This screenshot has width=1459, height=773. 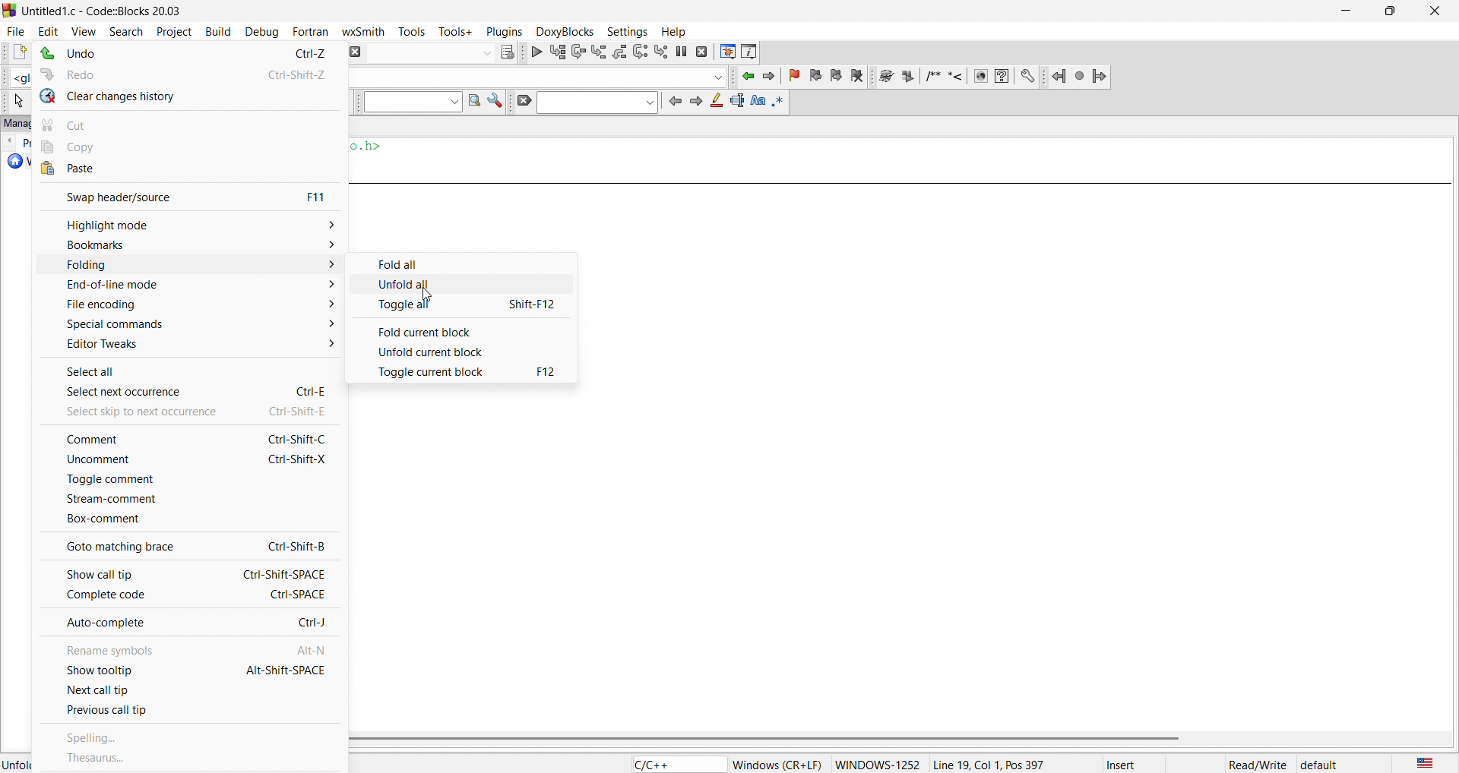 I want to click on previous call tip, so click(x=186, y=713).